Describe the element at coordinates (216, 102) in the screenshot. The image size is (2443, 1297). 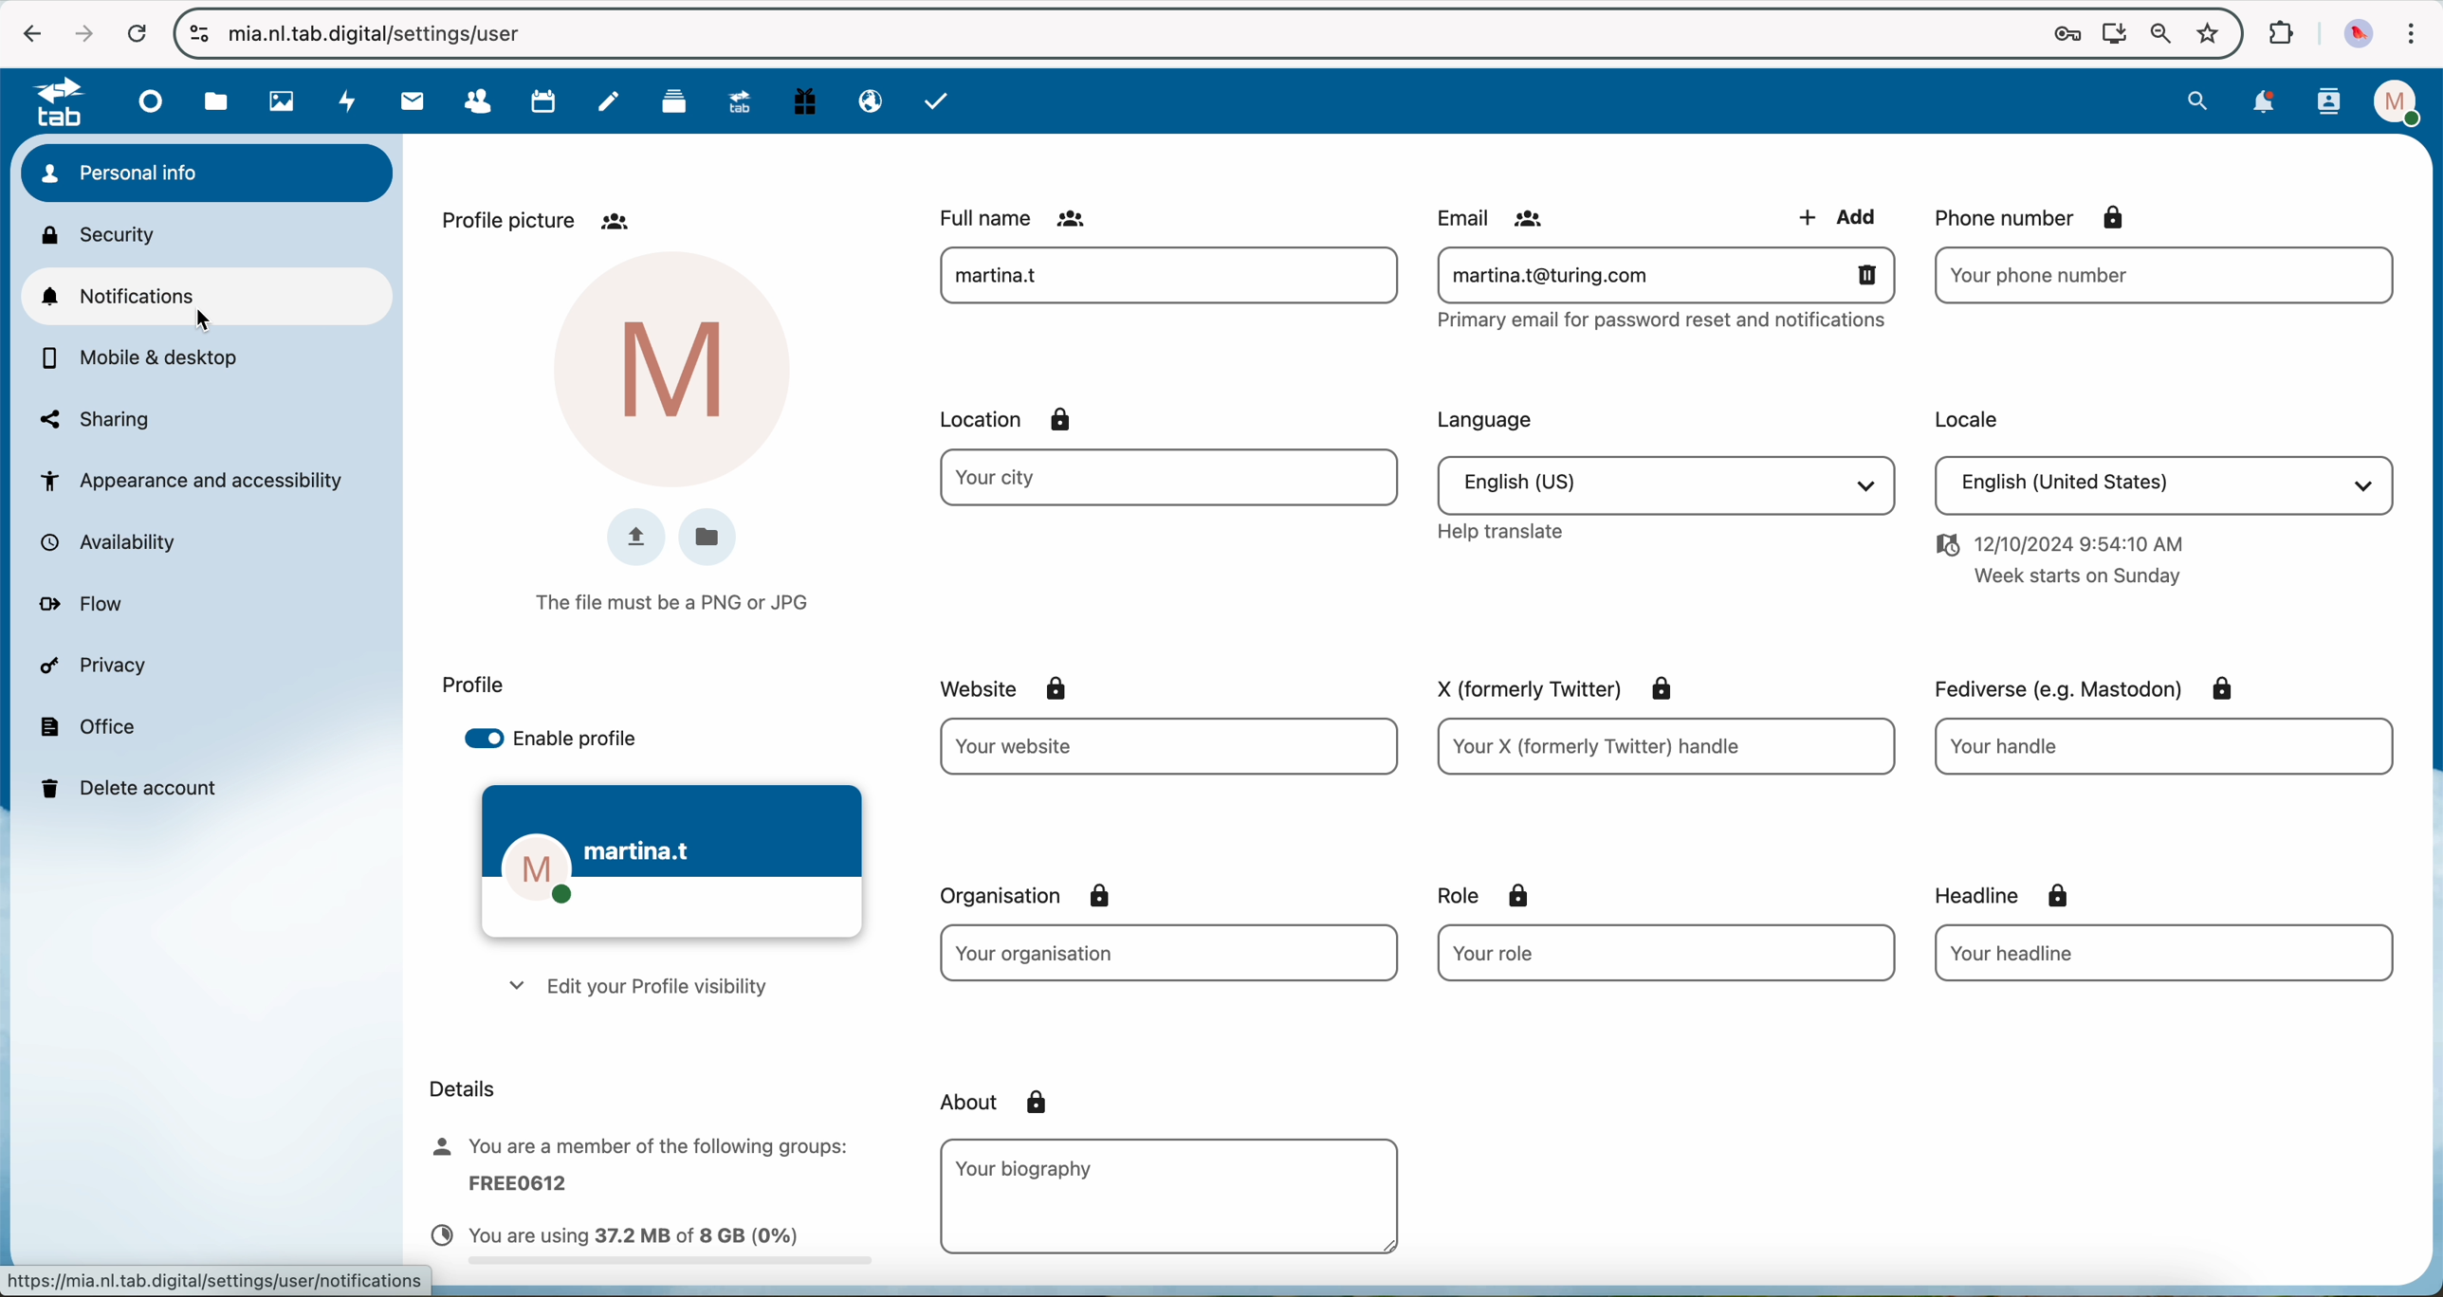
I see `file` at that location.